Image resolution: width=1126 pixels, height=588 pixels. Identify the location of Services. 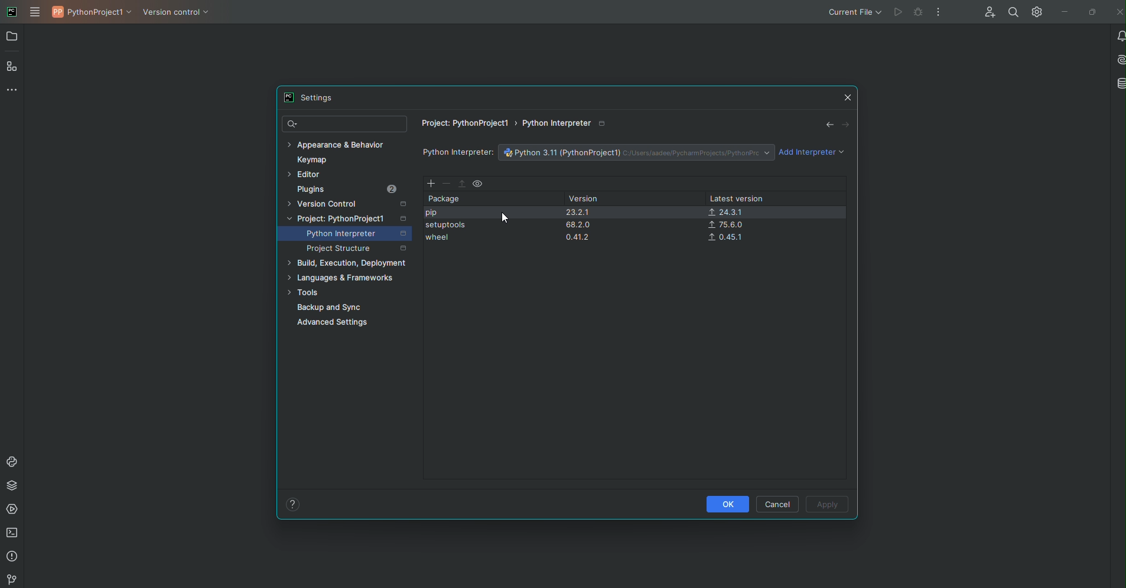
(12, 511).